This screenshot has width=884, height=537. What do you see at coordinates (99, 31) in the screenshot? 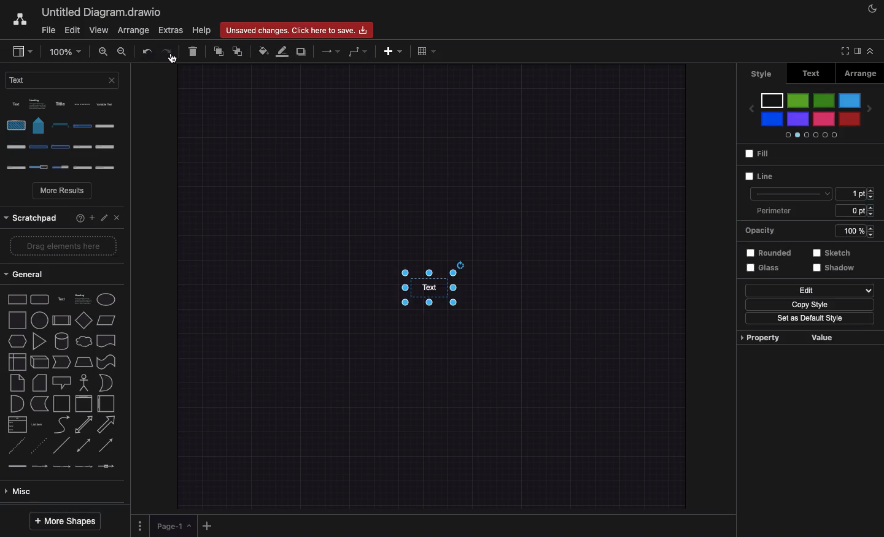
I see `View` at bounding box center [99, 31].